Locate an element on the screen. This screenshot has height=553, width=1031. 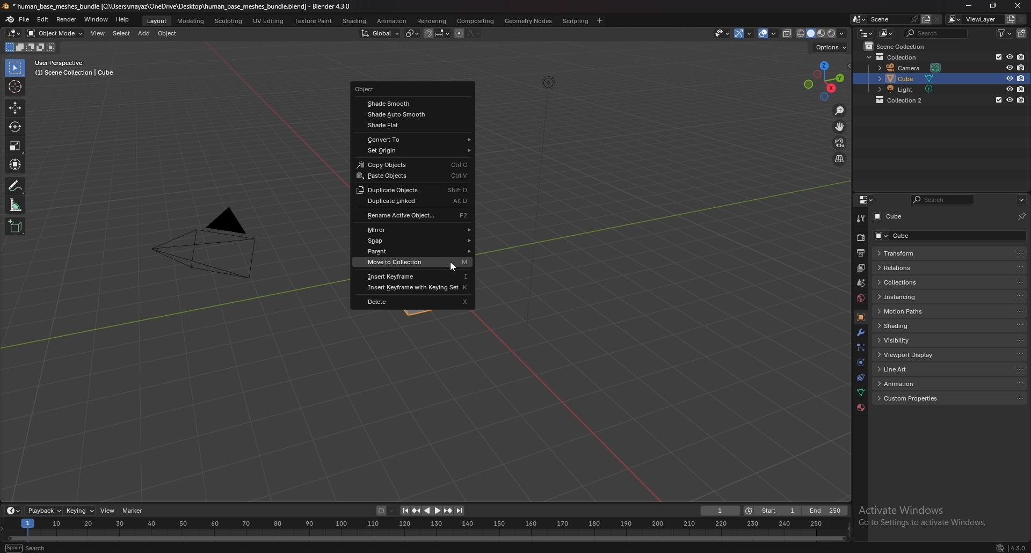
jump to endpoint is located at coordinates (461, 511).